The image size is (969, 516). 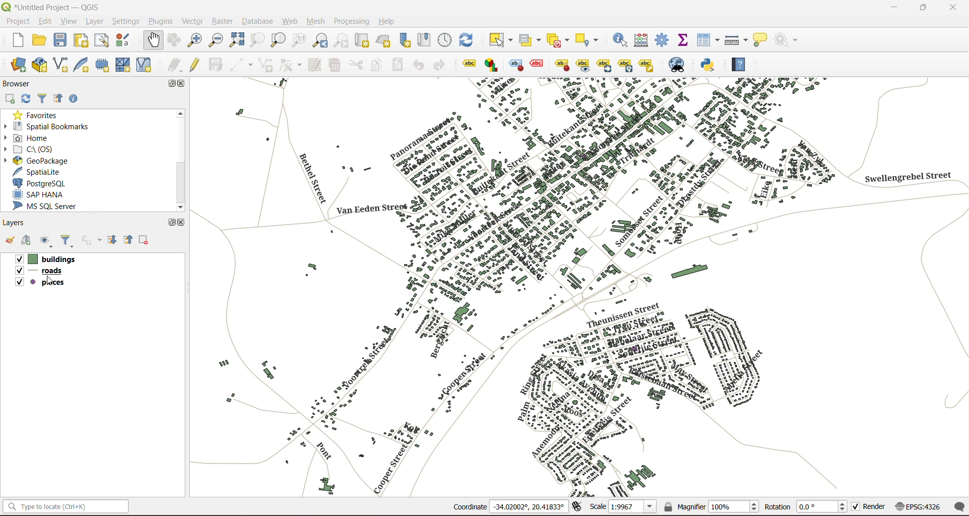 I want to click on redo, so click(x=438, y=66).